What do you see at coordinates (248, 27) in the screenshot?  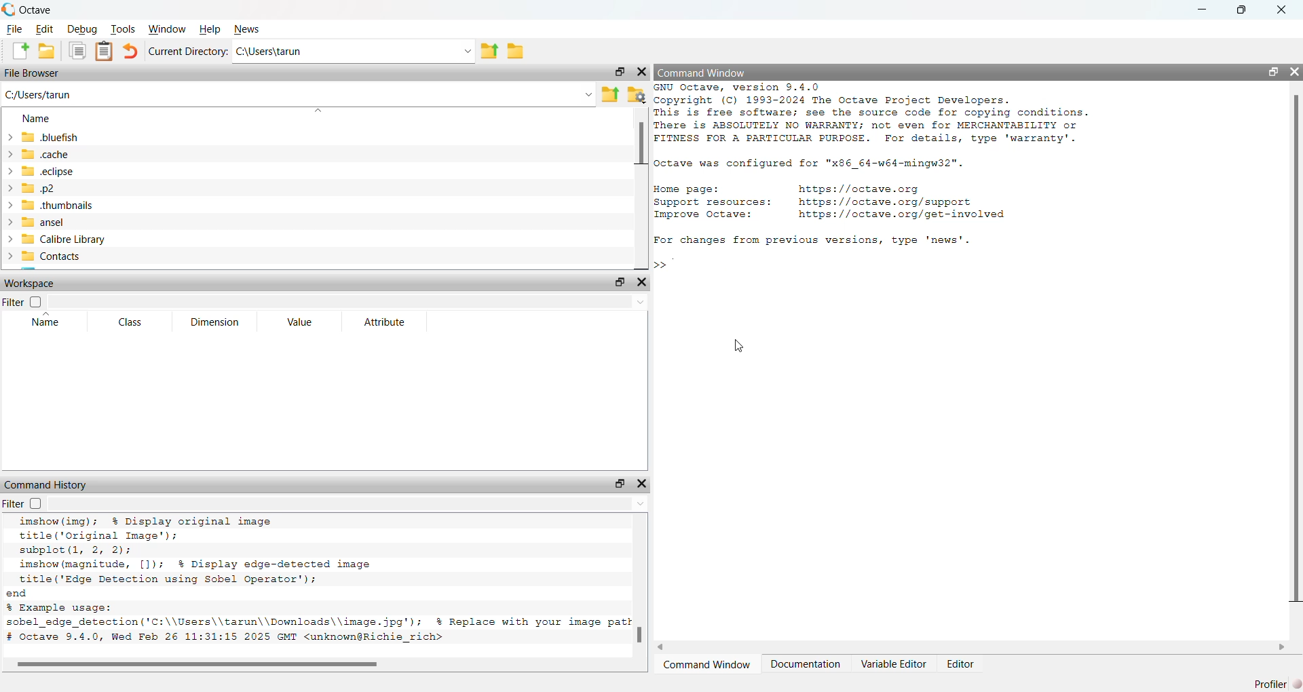 I see `News` at bounding box center [248, 27].